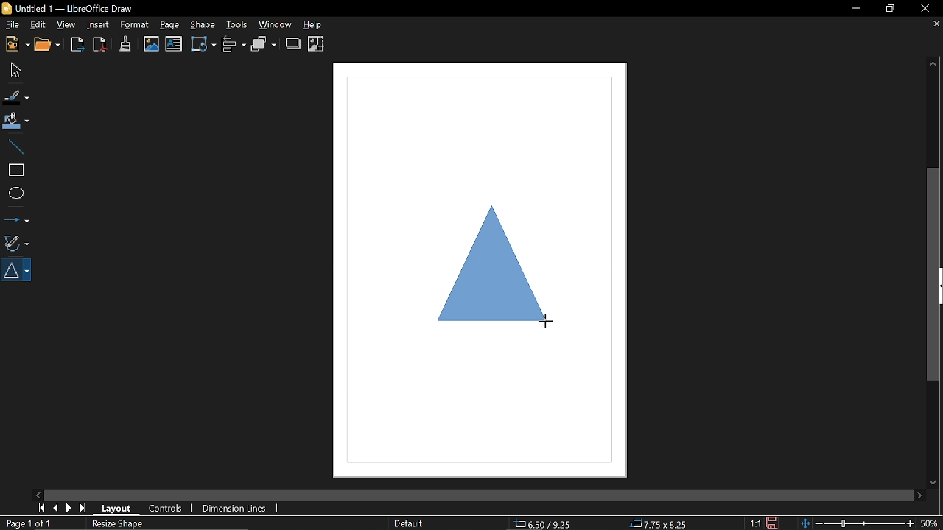  I want to click on Zoom, so click(930, 523).